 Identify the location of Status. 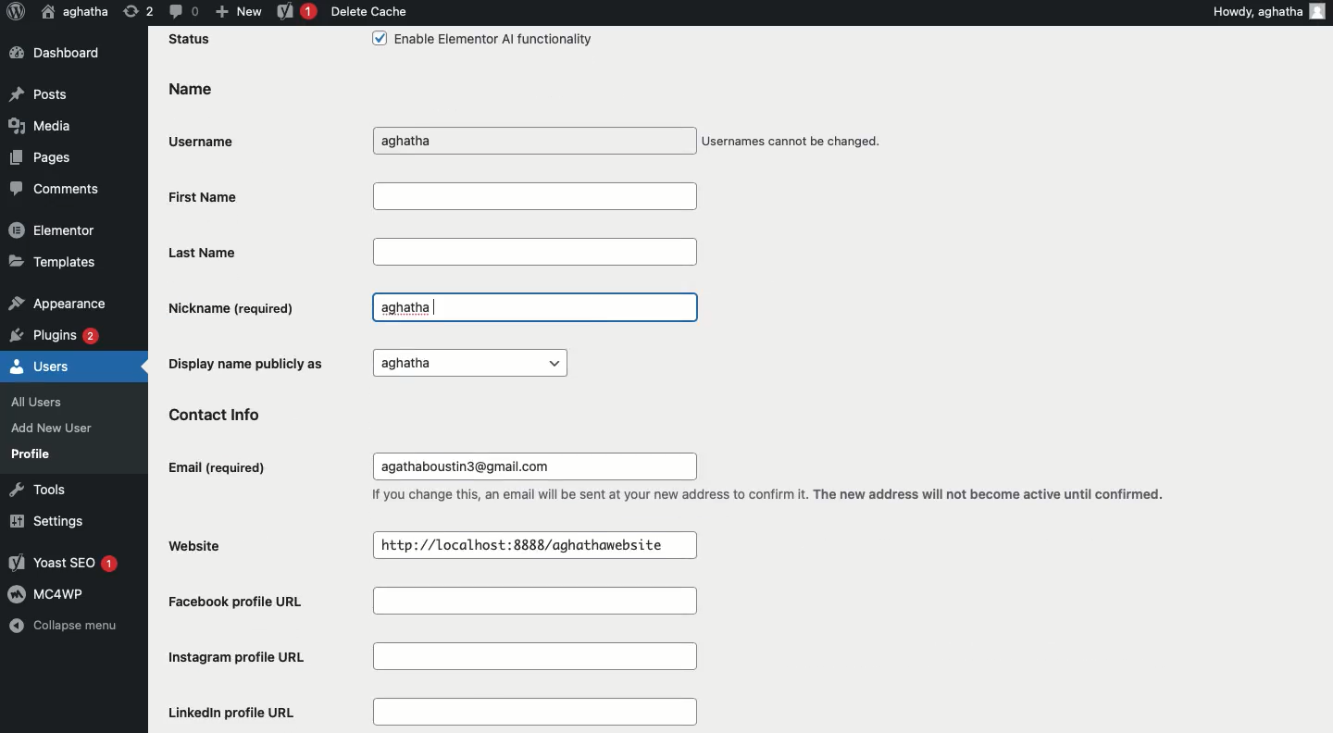
(191, 40).